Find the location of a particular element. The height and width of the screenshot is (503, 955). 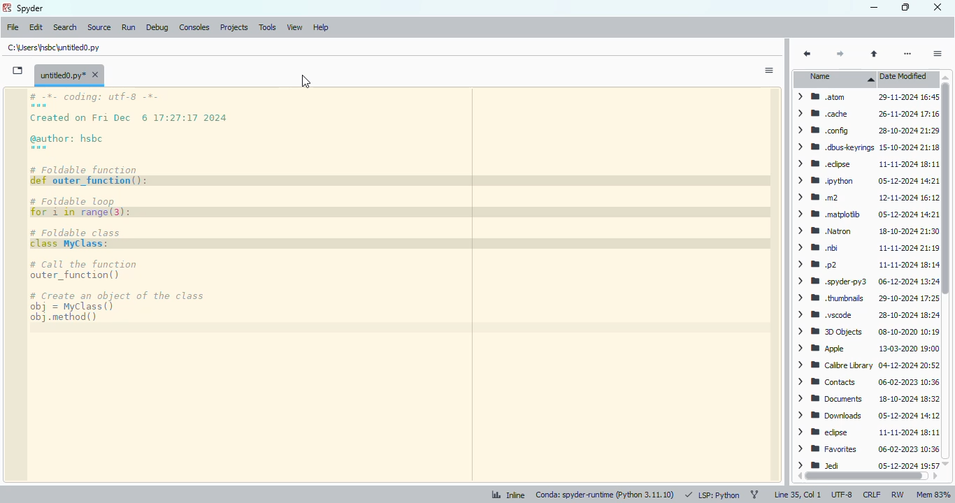

minimize is located at coordinates (875, 8).